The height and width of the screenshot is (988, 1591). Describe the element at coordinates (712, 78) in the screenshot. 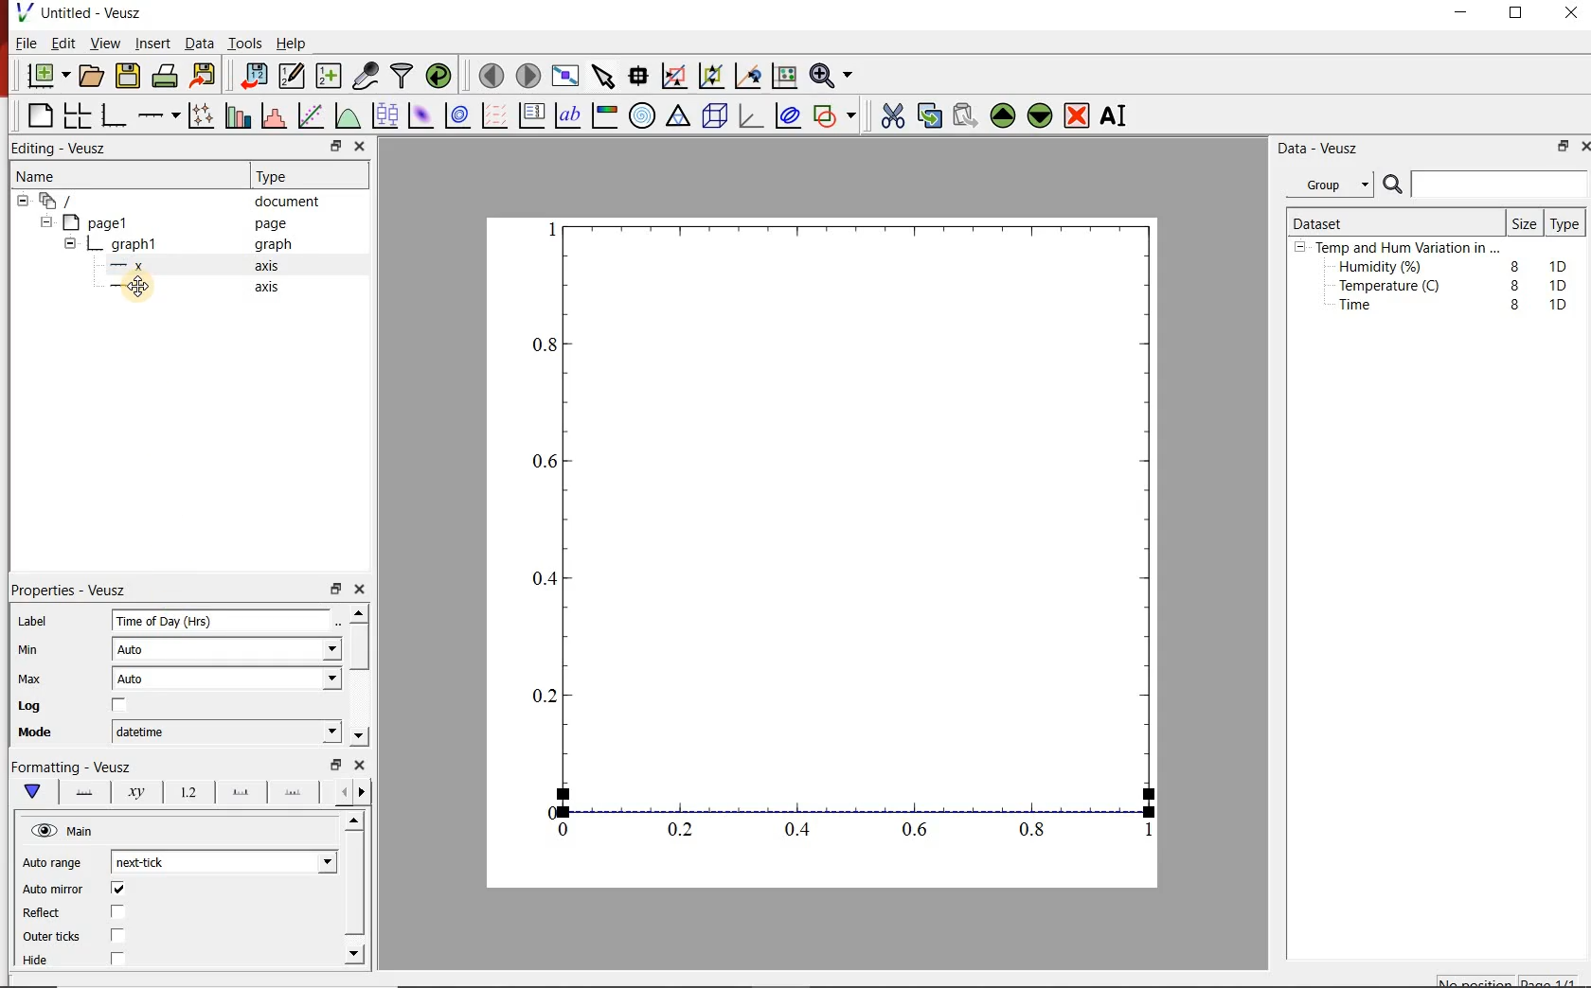

I see `click to zoom out of graph axes` at that location.